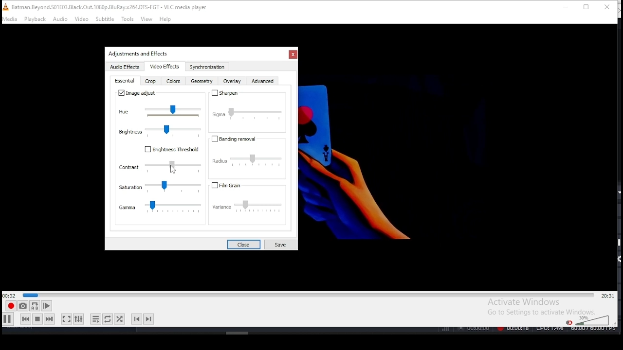 The width and height of the screenshot is (623, 350). Describe the element at coordinates (263, 83) in the screenshot. I see `advanced` at that location.